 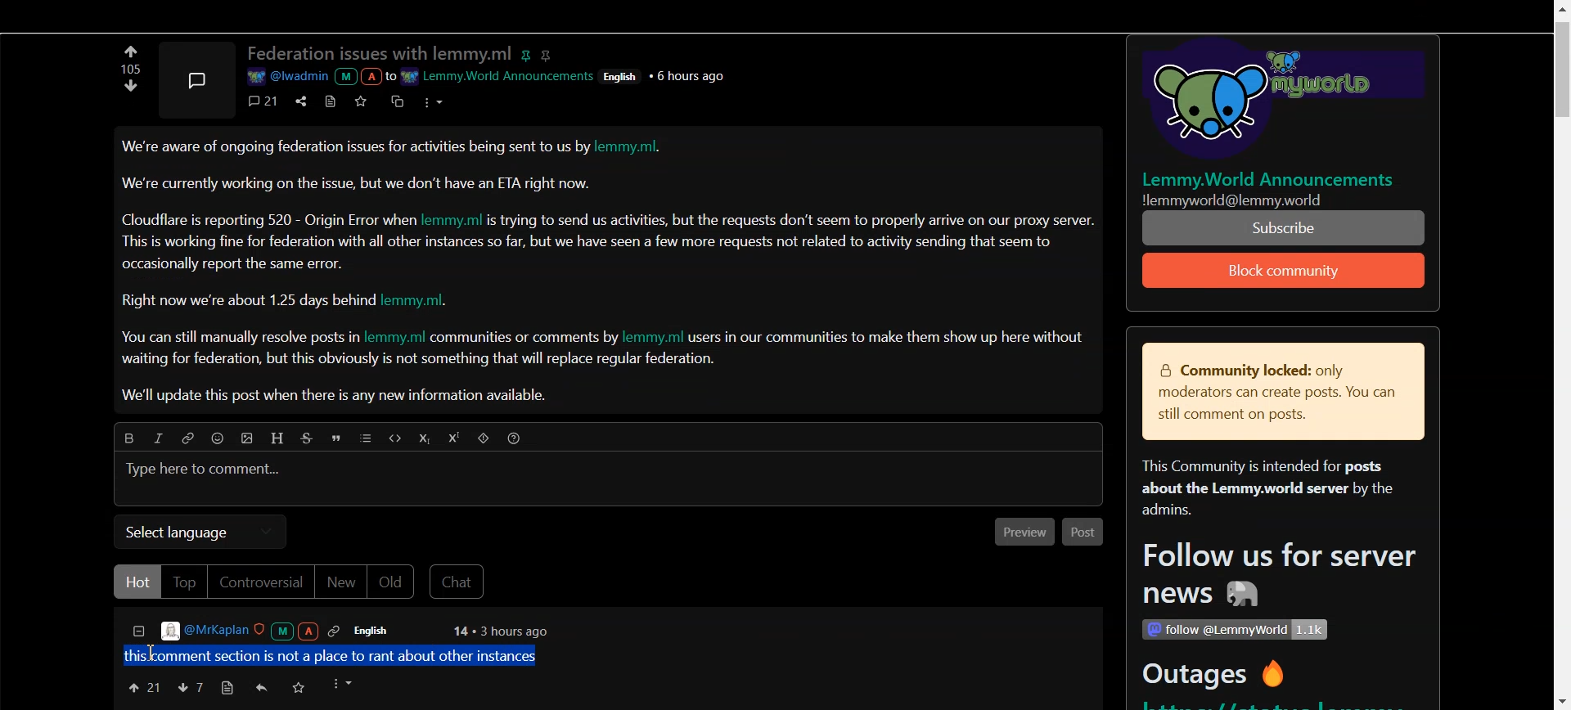 I want to click on Controversial, so click(x=260, y=582).